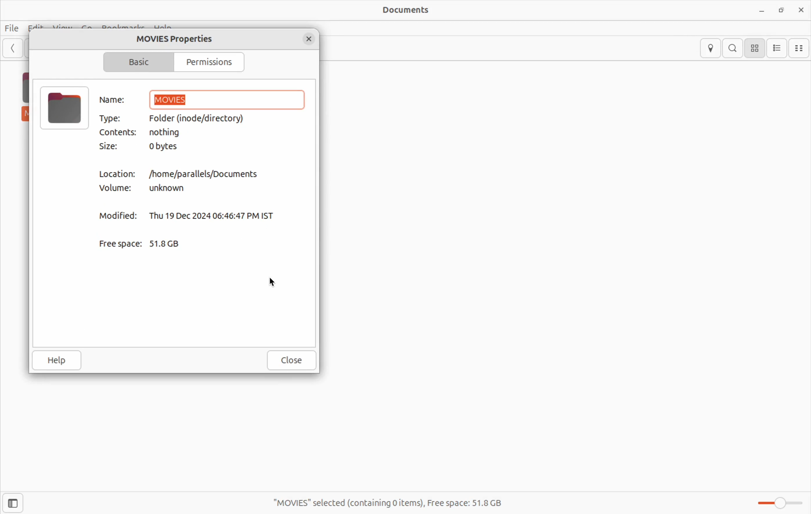 This screenshot has height=514, width=811. What do you see at coordinates (116, 100) in the screenshot?
I see `name` at bounding box center [116, 100].